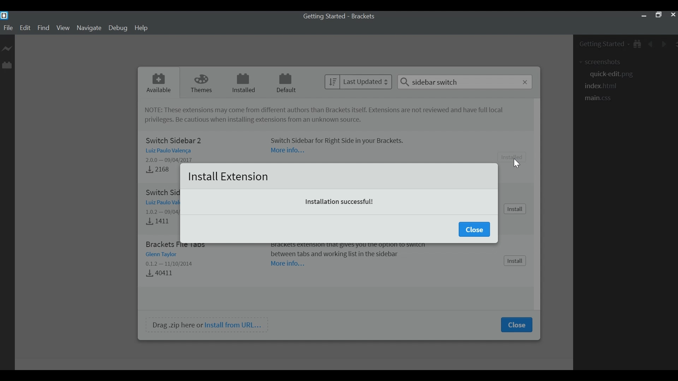 This screenshot has width=678, height=381. What do you see at coordinates (673, 15) in the screenshot?
I see `Close` at bounding box center [673, 15].